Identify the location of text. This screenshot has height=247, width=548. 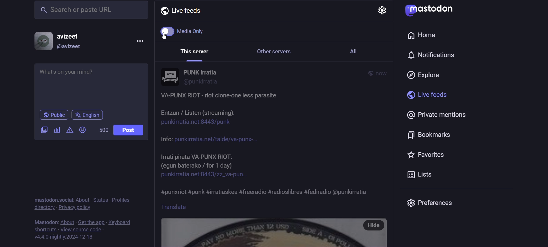
(43, 221).